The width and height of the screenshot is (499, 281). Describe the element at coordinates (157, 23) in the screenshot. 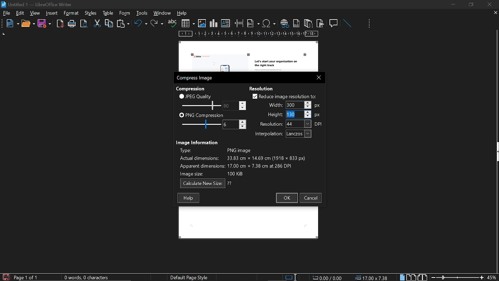

I see `redo` at that location.